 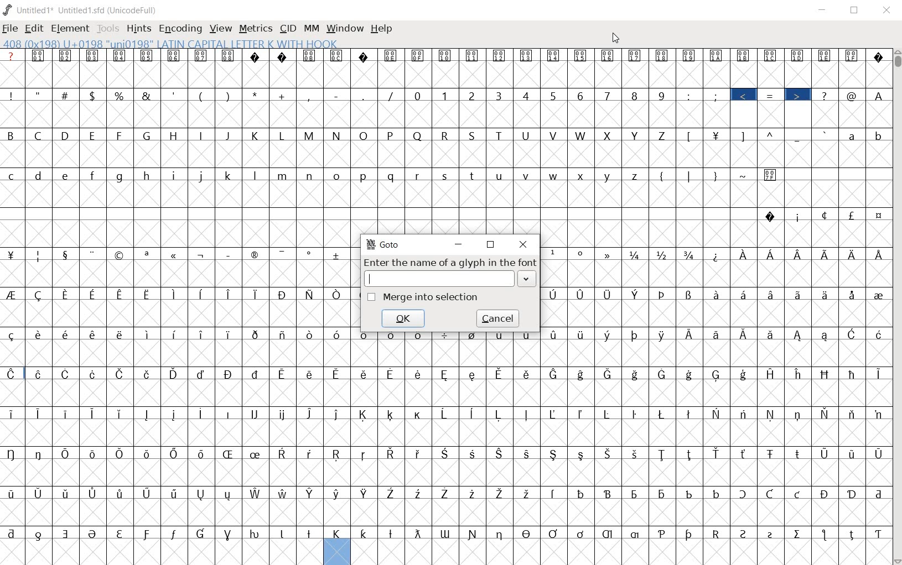 What do you see at coordinates (878, 95) in the screenshot?
I see `` at bounding box center [878, 95].